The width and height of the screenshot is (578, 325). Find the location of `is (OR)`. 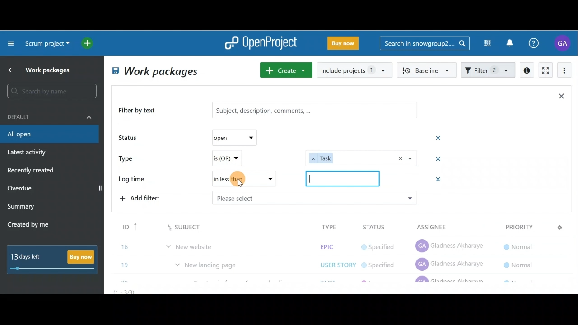

is (OR) is located at coordinates (237, 158).